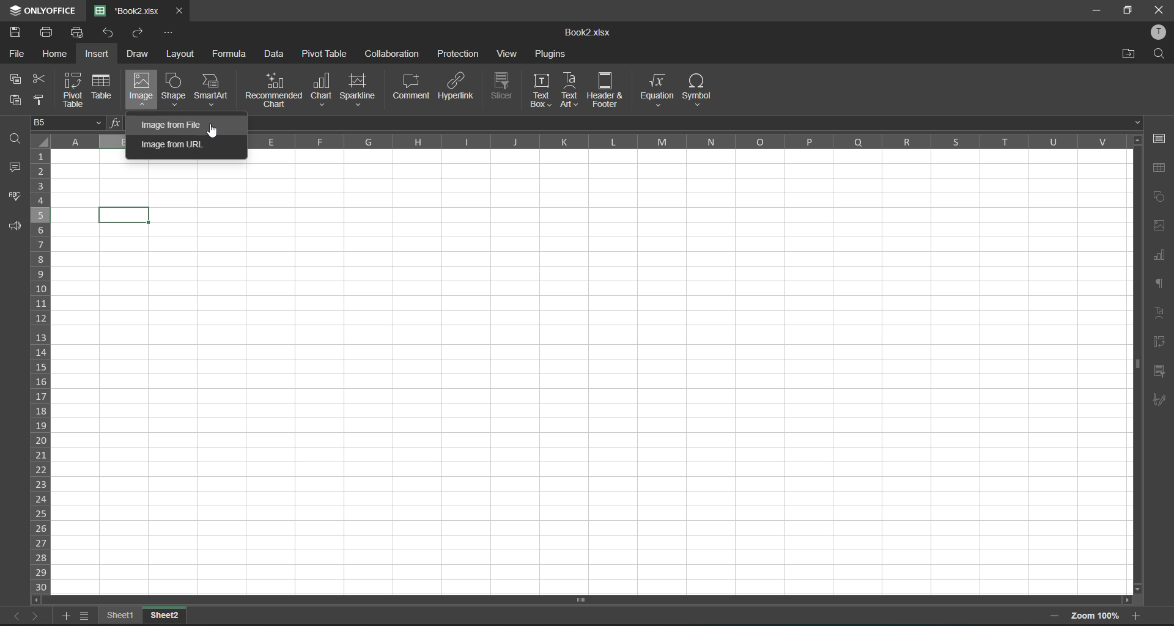 The height and width of the screenshot is (626, 1174). Describe the element at coordinates (583, 34) in the screenshot. I see `Book2.xlsx` at that location.